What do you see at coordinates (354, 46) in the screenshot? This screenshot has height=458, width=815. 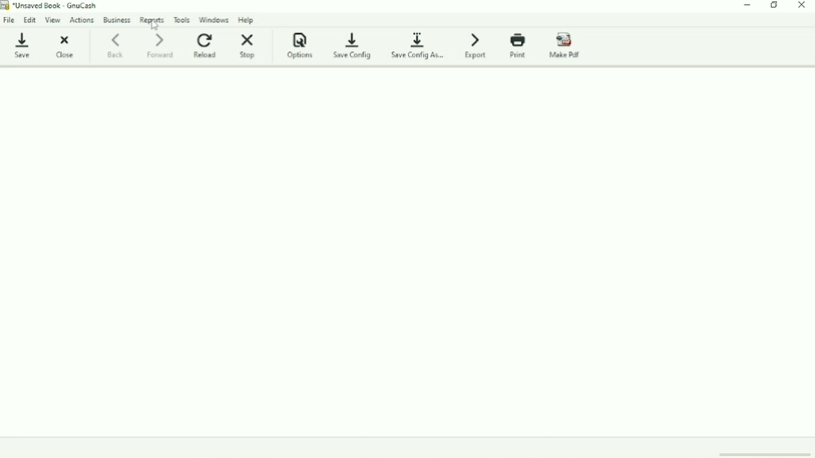 I see `Save Config` at bounding box center [354, 46].